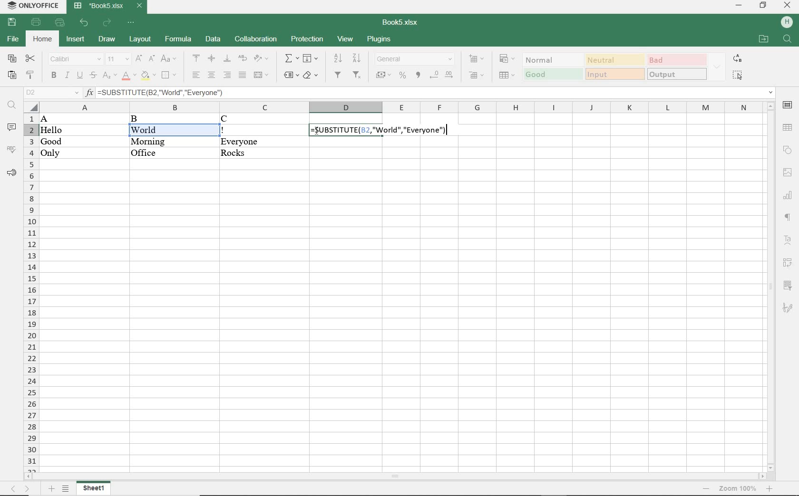 The height and width of the screenshot is (496, 799). What do you see at coordinates (770, 105) in the screenshot?
I see `move up` at bounding box center [770, 105].